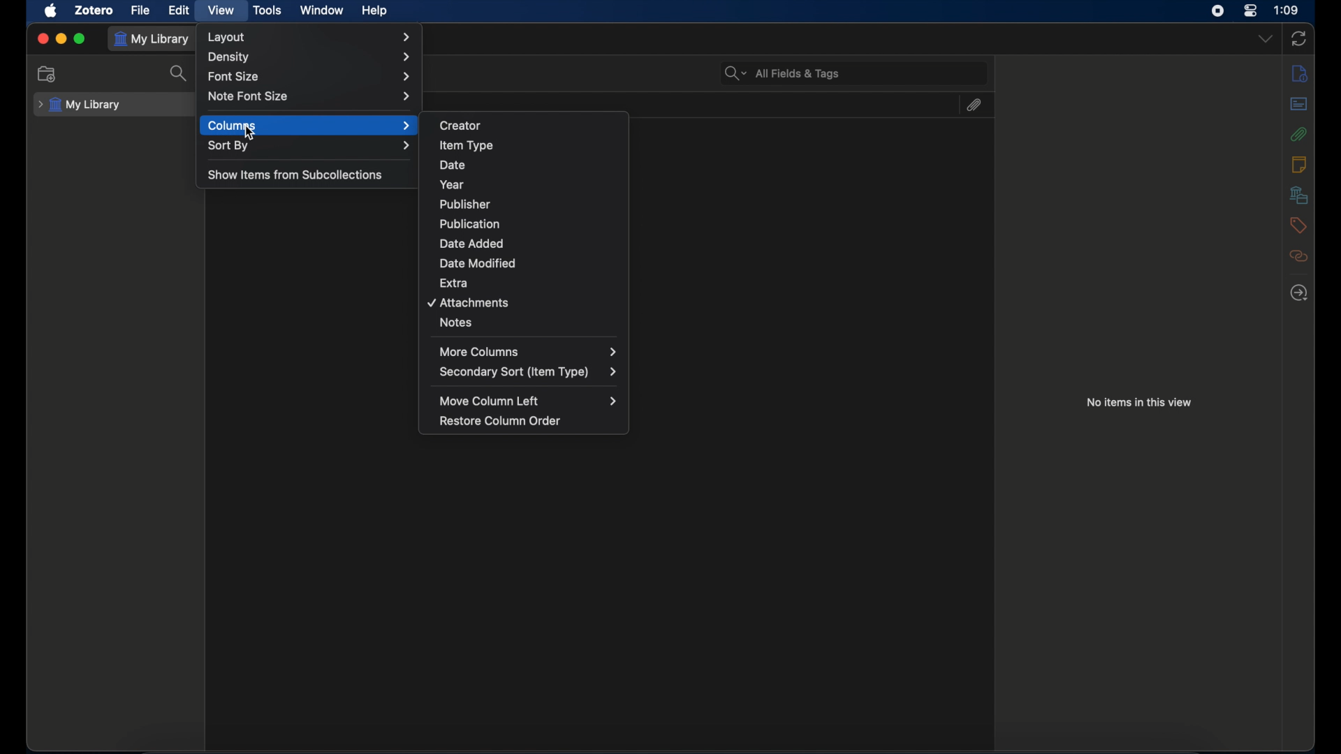 The image size is (1341, 754). What do you see at coordinates (296, 175) in the screenshot?
I see `show items from subcollections` at bounding box center [296, 175].